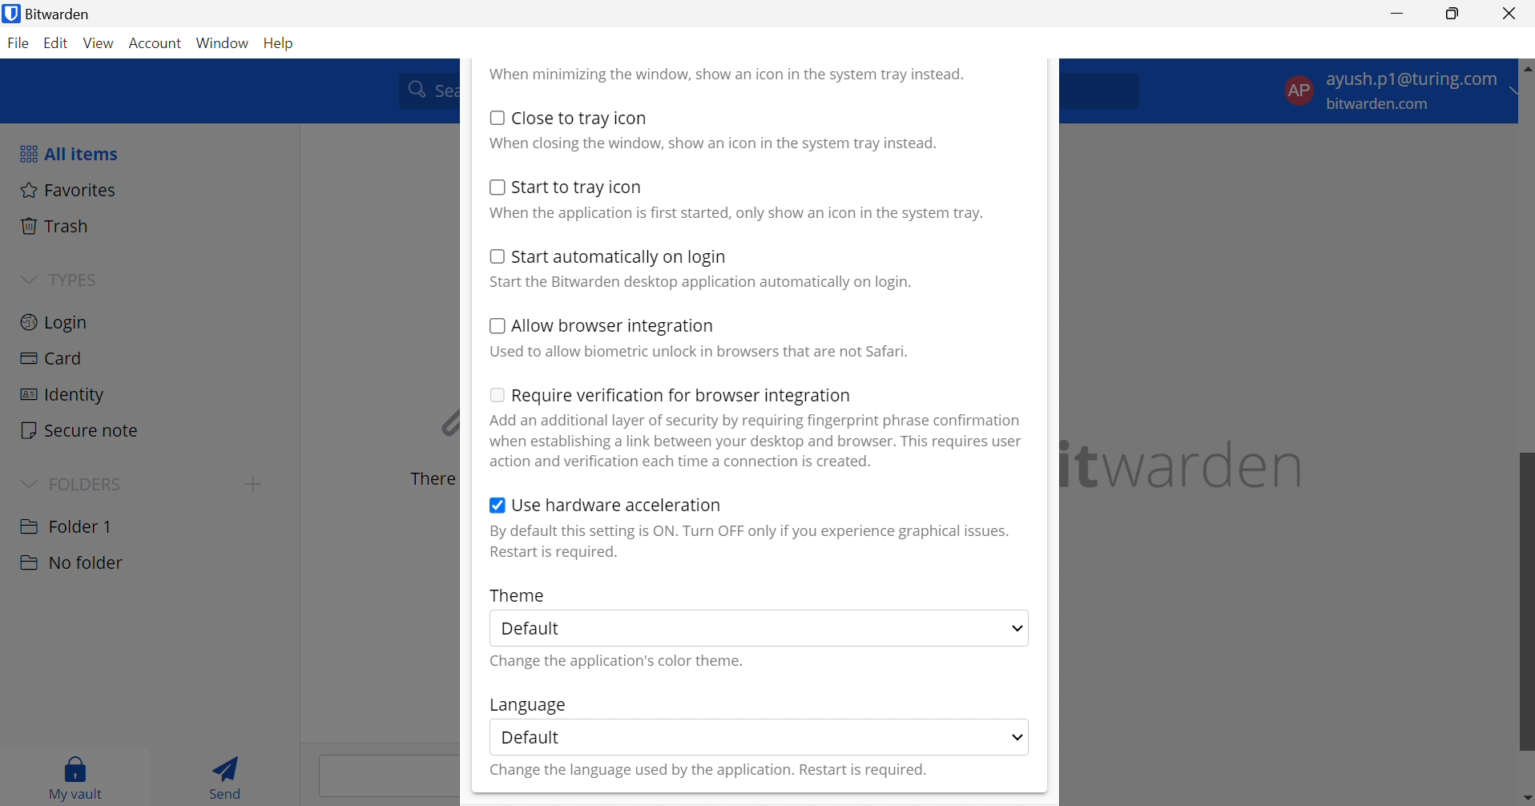  Describe the element at coordinates (224, 42) in the screenshot. I see `Window` at that location.